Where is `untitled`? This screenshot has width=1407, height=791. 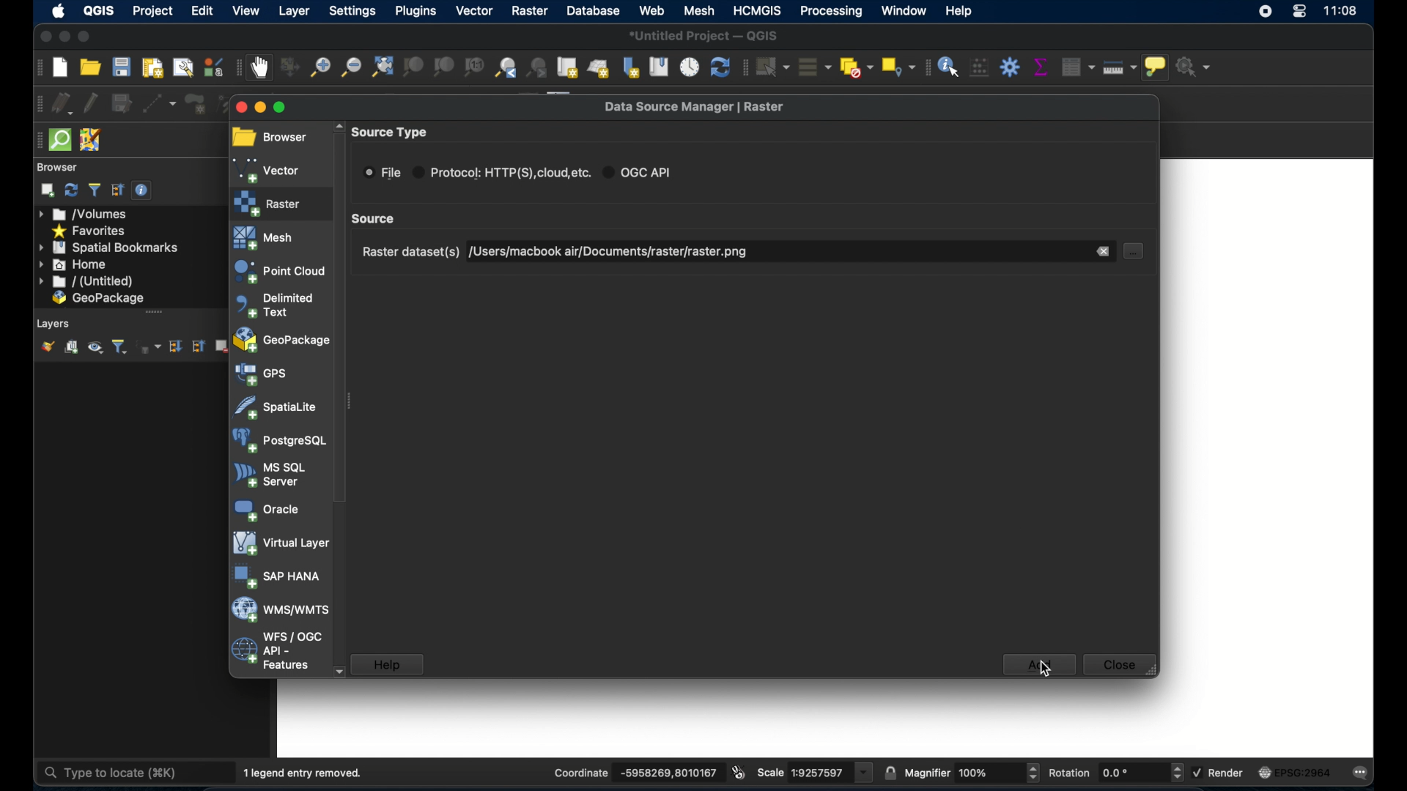
untitled is located at coordinates (84, 282).